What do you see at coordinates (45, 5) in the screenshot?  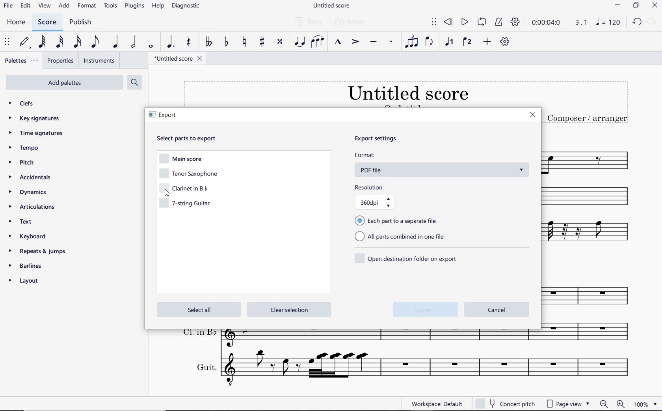 I see `VIEW` at bounding box center [45, 5].